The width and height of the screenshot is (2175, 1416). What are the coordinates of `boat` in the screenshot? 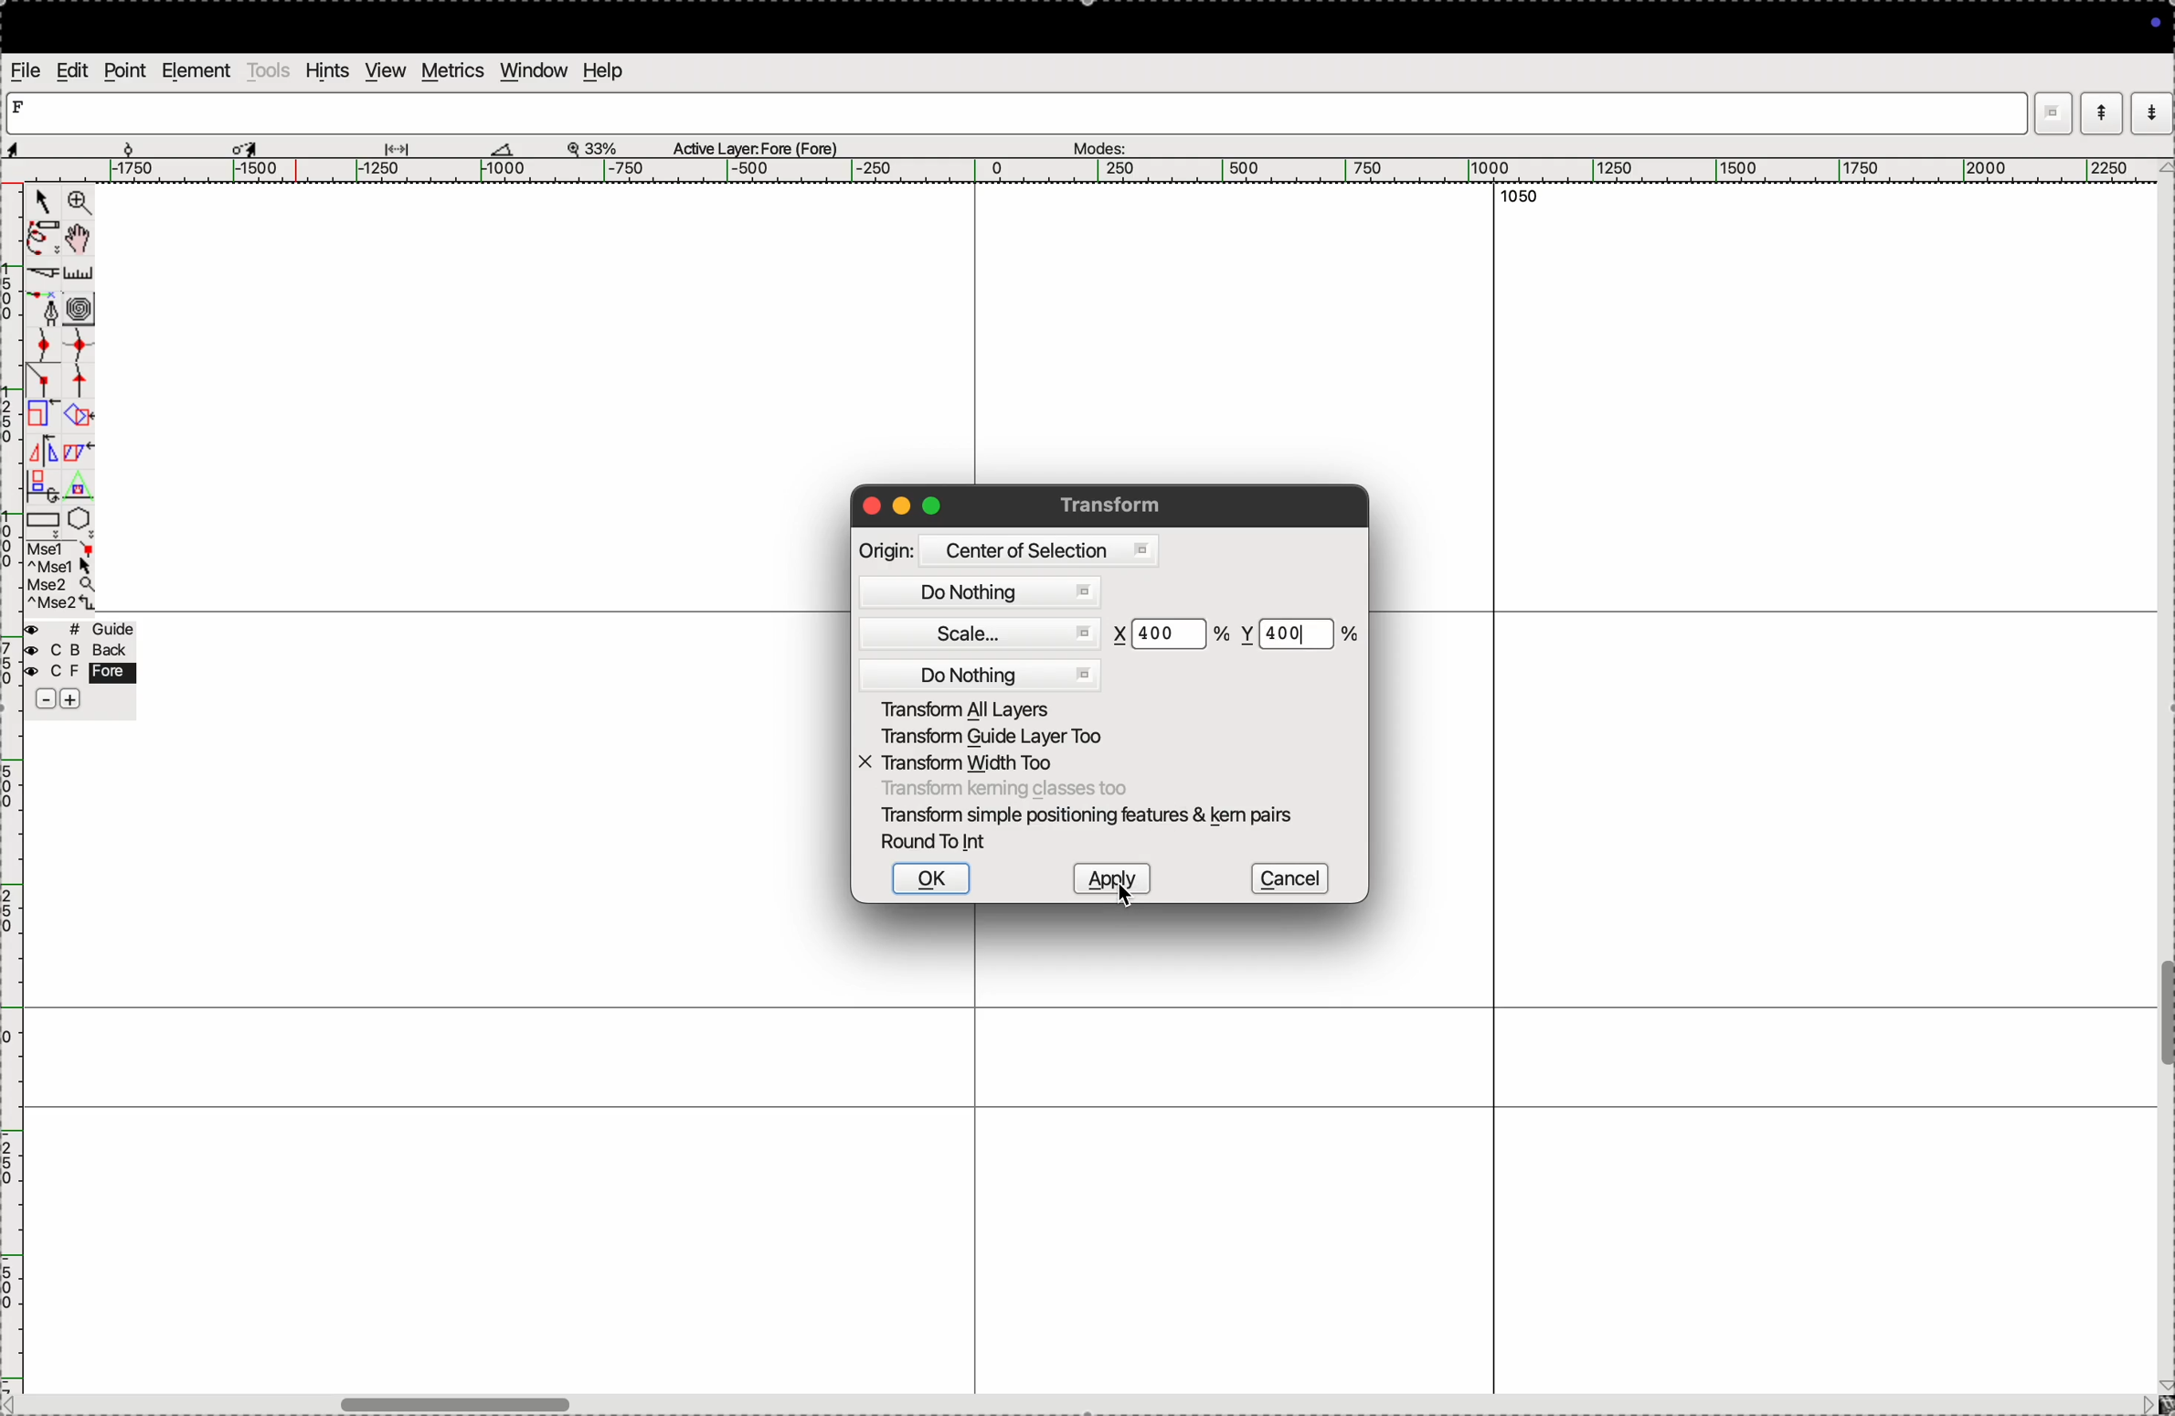 It's located at (510, 148).